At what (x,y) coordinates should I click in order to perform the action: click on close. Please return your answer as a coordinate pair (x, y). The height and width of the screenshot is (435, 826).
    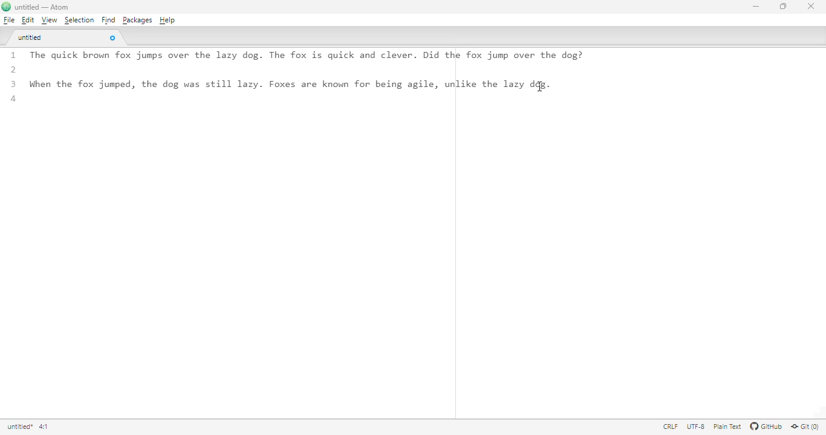
    Looking at the image, I should click on (811, 7).